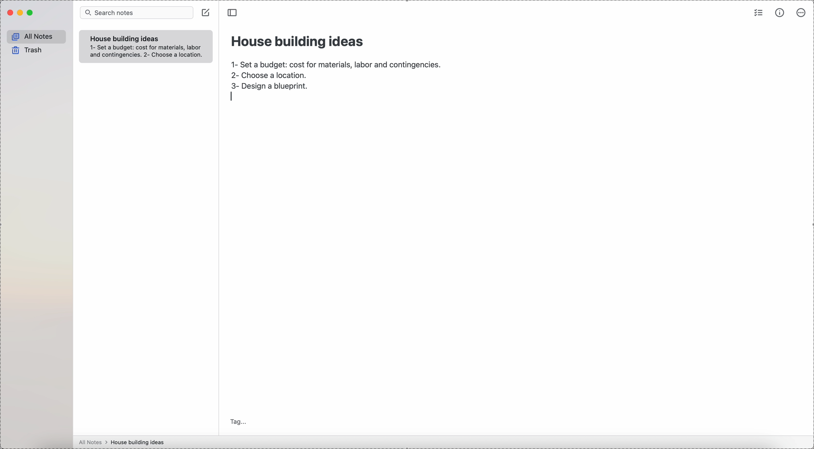 The image size is (814, 449). What do you see at coordinates (335, 63) in the screenshot?
I see `1-set a budget:cost for material,labor and contingencies` at bounding box center [335, 63].